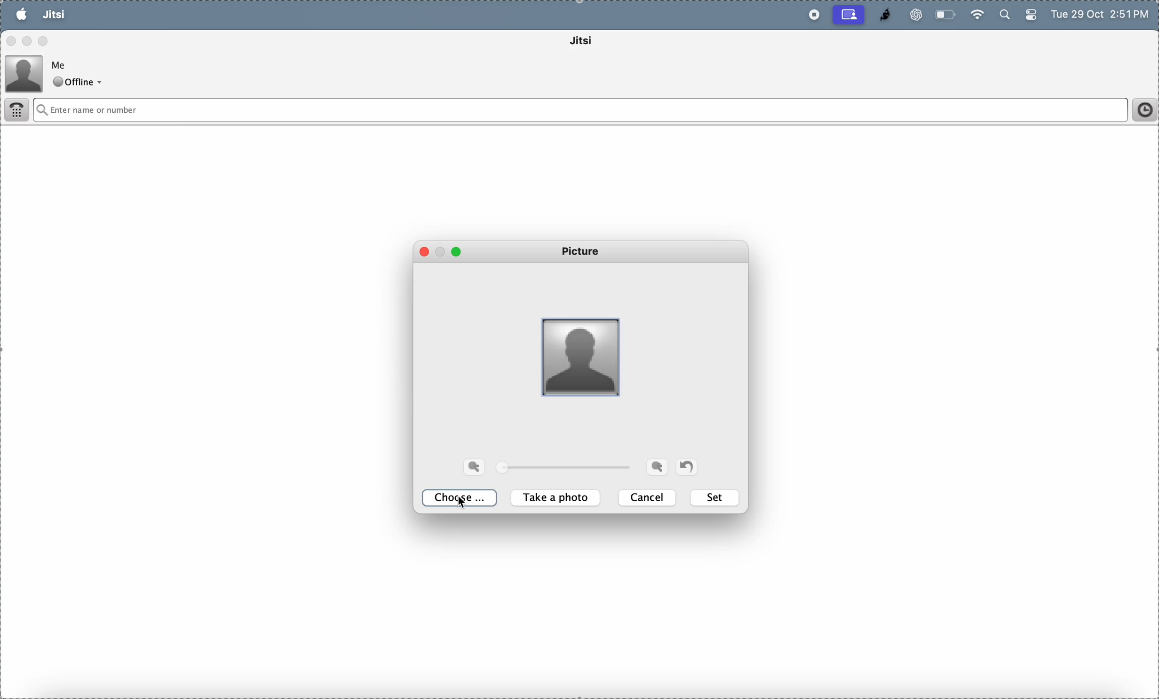  Describe the element at coordinates (54, 16) in the screenshot. I see `jitsi menu` at that location.